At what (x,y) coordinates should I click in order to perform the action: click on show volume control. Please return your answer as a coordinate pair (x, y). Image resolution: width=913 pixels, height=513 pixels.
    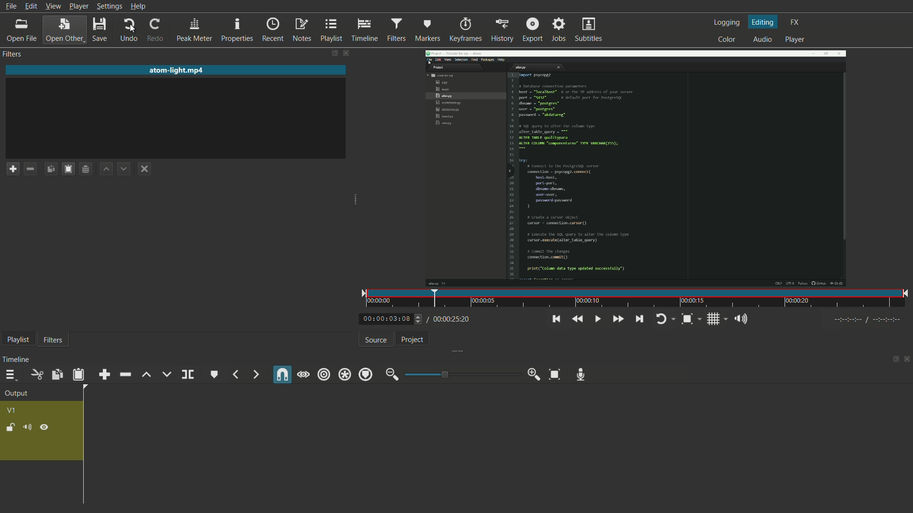
    Looking at the image, I should click on (741, 319).